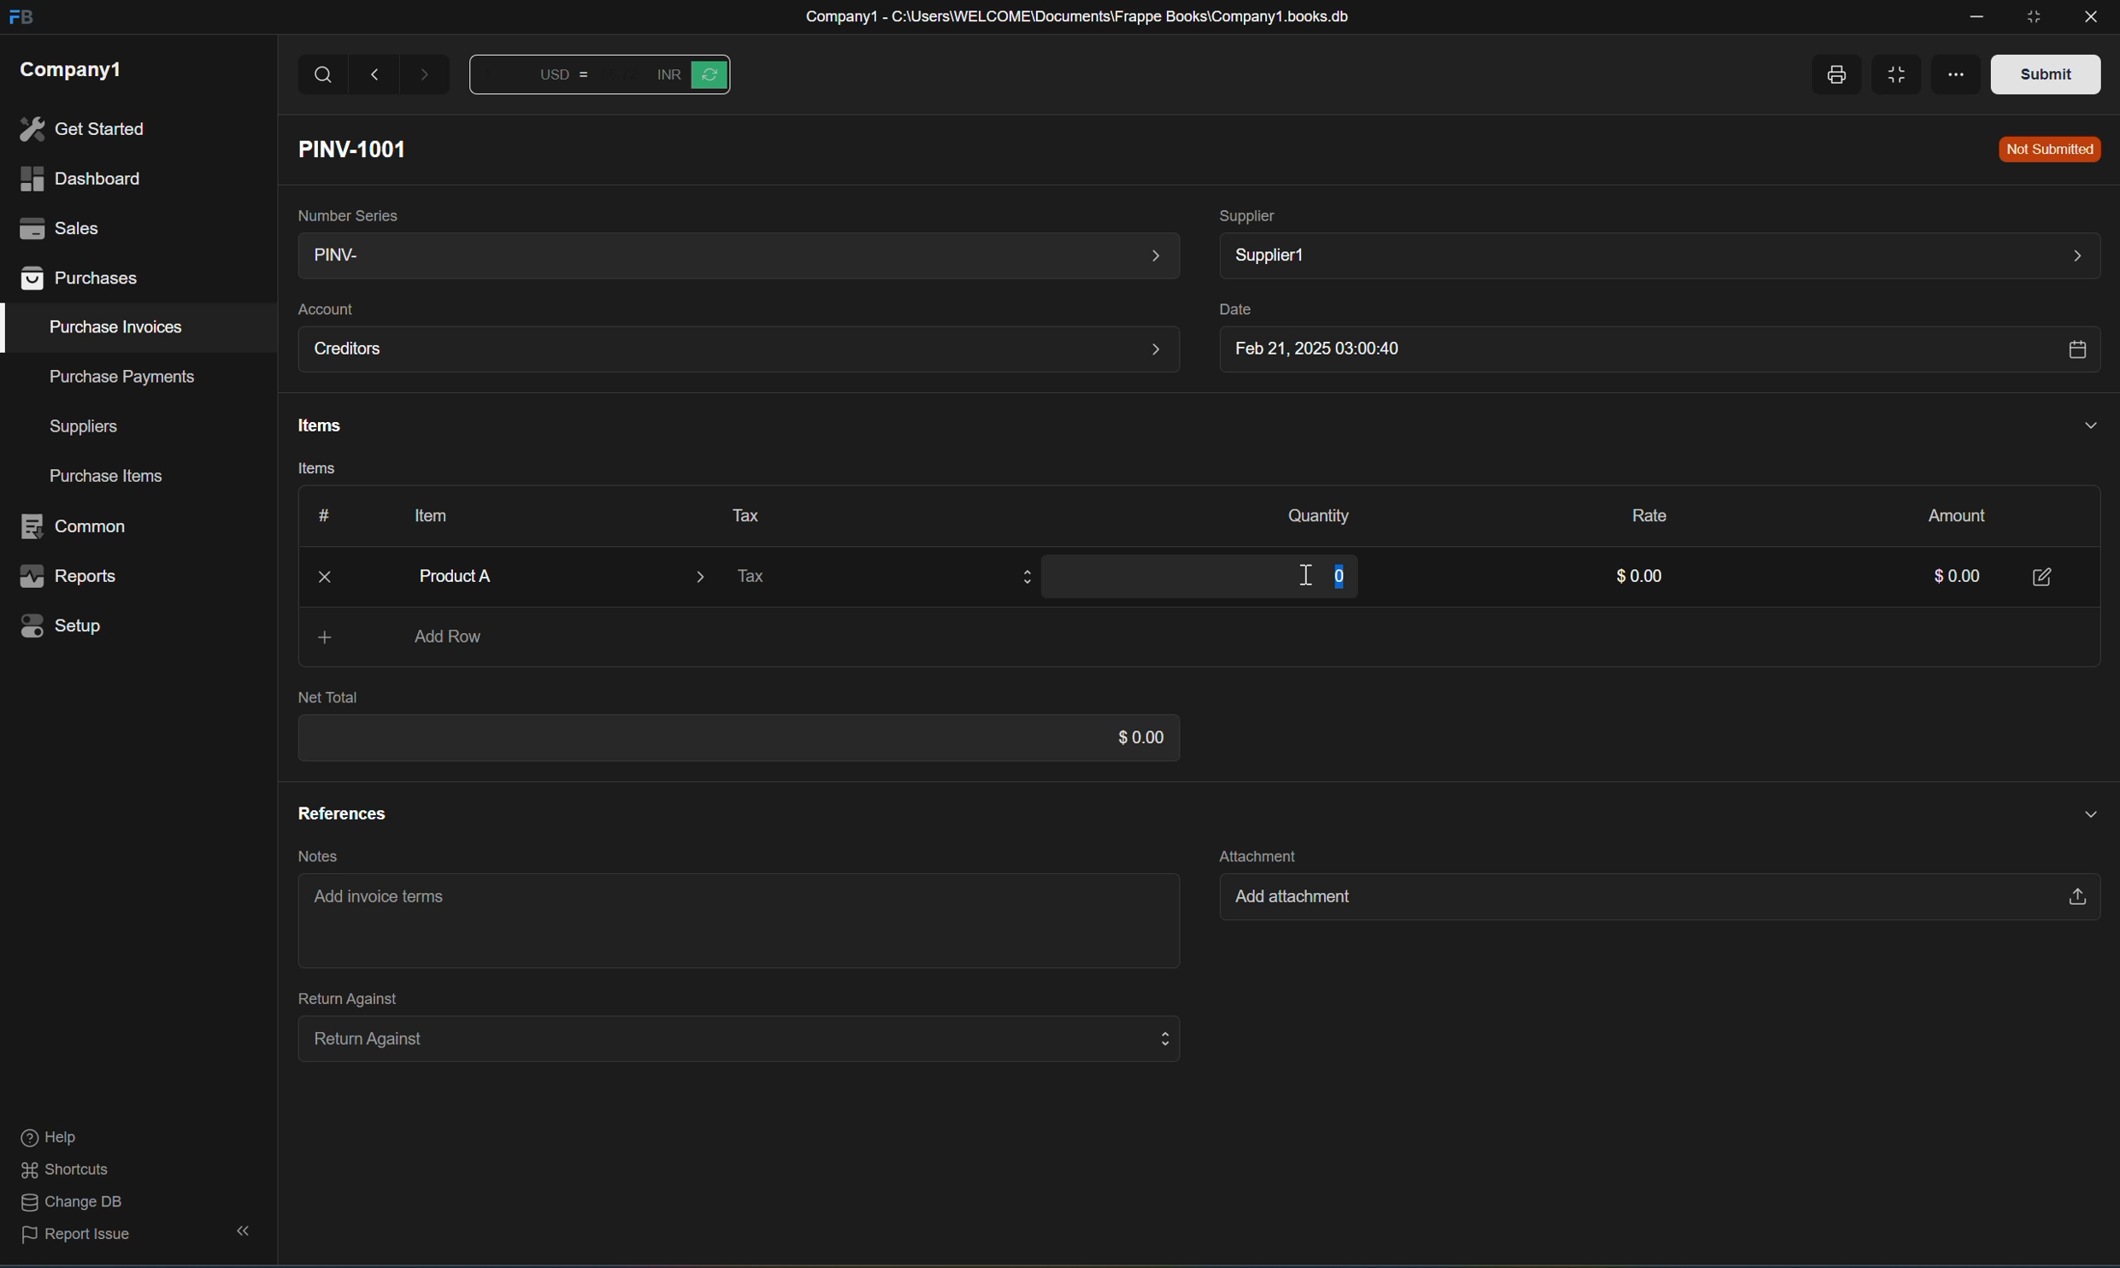 Image resolution: width=2120 pixels, height=1268 pixels. What do you see at coordinates (732, 257) in the screenshot?
I see `PINV-` at bounding box center [732, 257].